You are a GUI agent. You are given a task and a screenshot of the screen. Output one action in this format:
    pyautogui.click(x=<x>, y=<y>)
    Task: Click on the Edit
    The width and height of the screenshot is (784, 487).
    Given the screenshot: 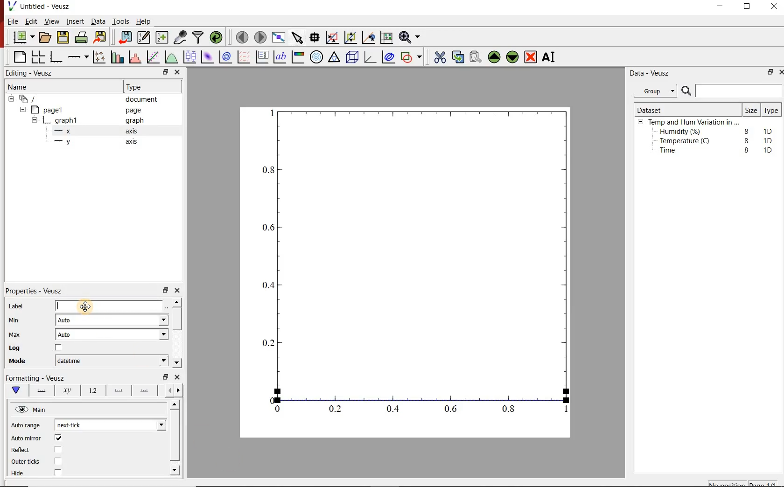 What is the action you would take?
    pyautogui.click(x=31, y=22)
    